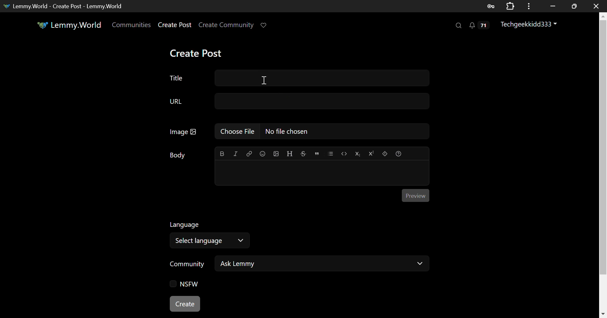 This screenshot has width=607, height=318. Describe the element at coordinates (531, 25) in the screenshot. I see `Techgeekkidd333` at that location.